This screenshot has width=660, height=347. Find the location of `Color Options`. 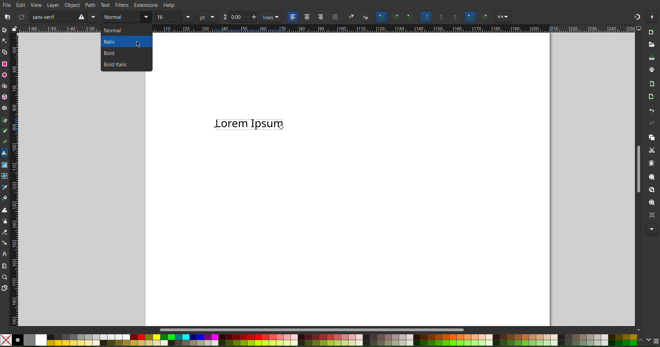

Color Options is located at coordinates (650, 340).